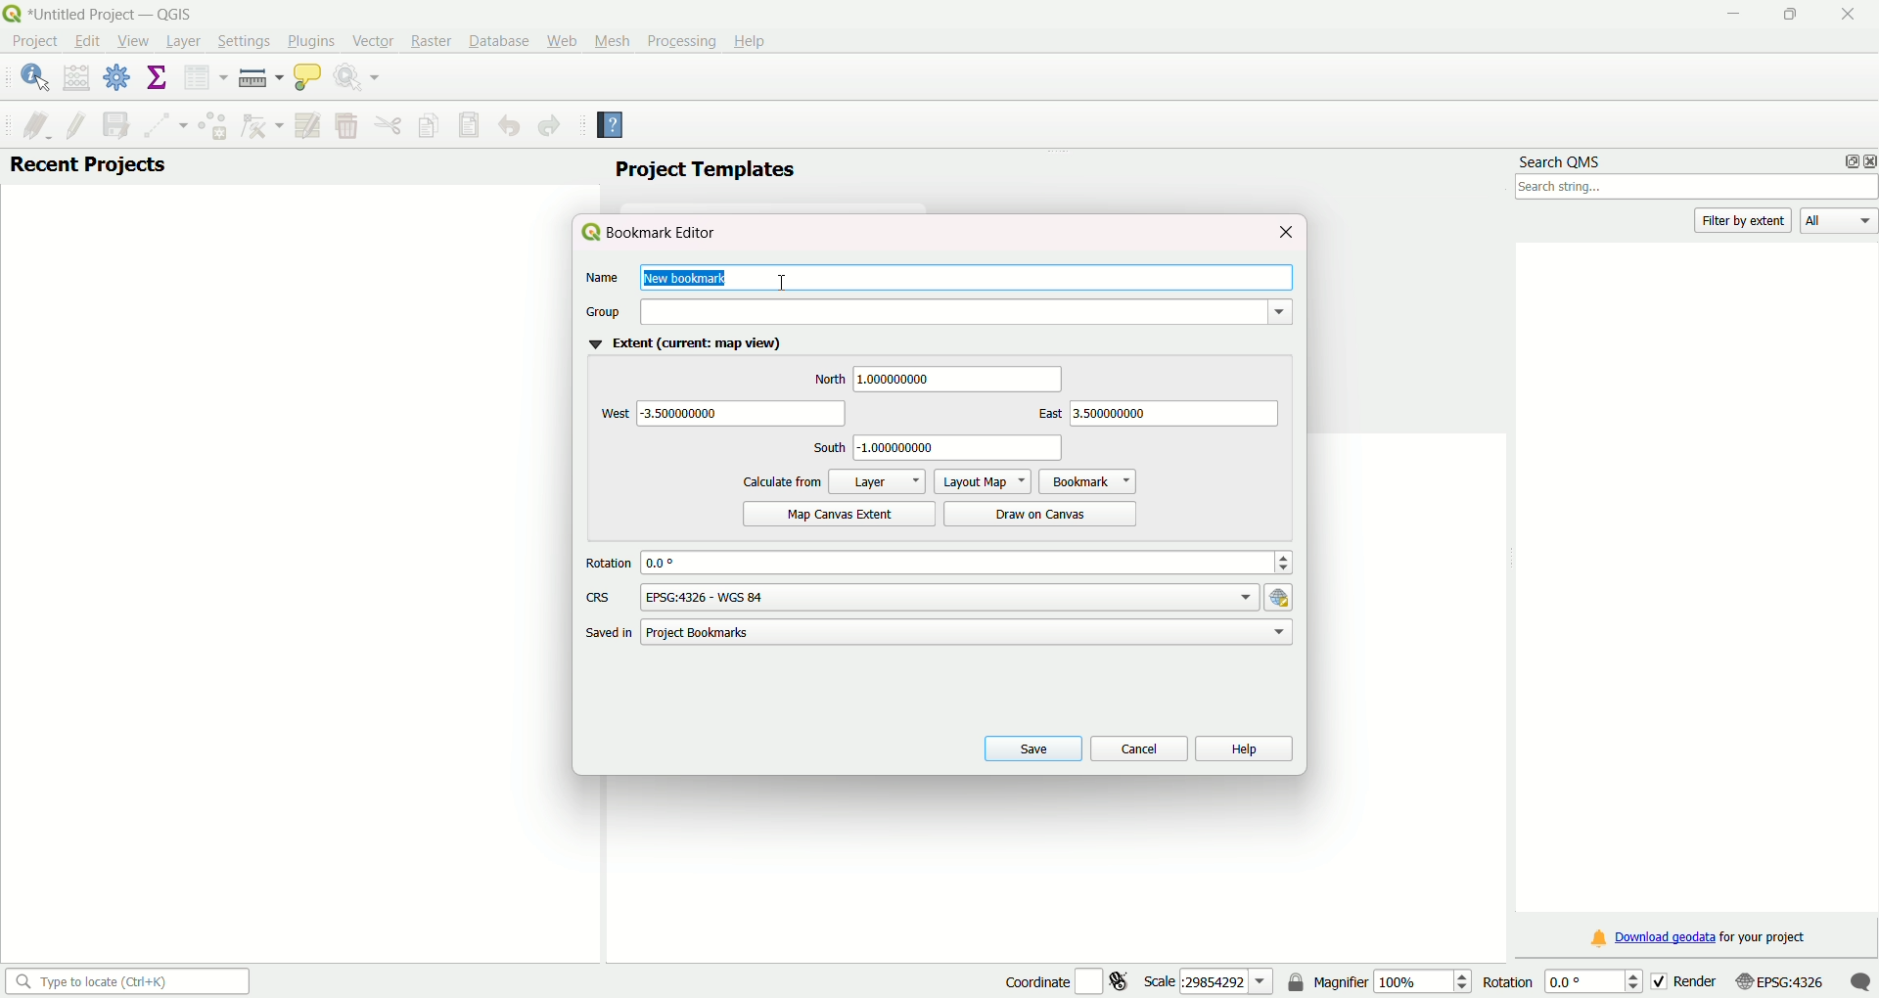 Image resolution: width=1879 pixels, height=998 pixels. I want to click on Cursor, so click(141, 46).